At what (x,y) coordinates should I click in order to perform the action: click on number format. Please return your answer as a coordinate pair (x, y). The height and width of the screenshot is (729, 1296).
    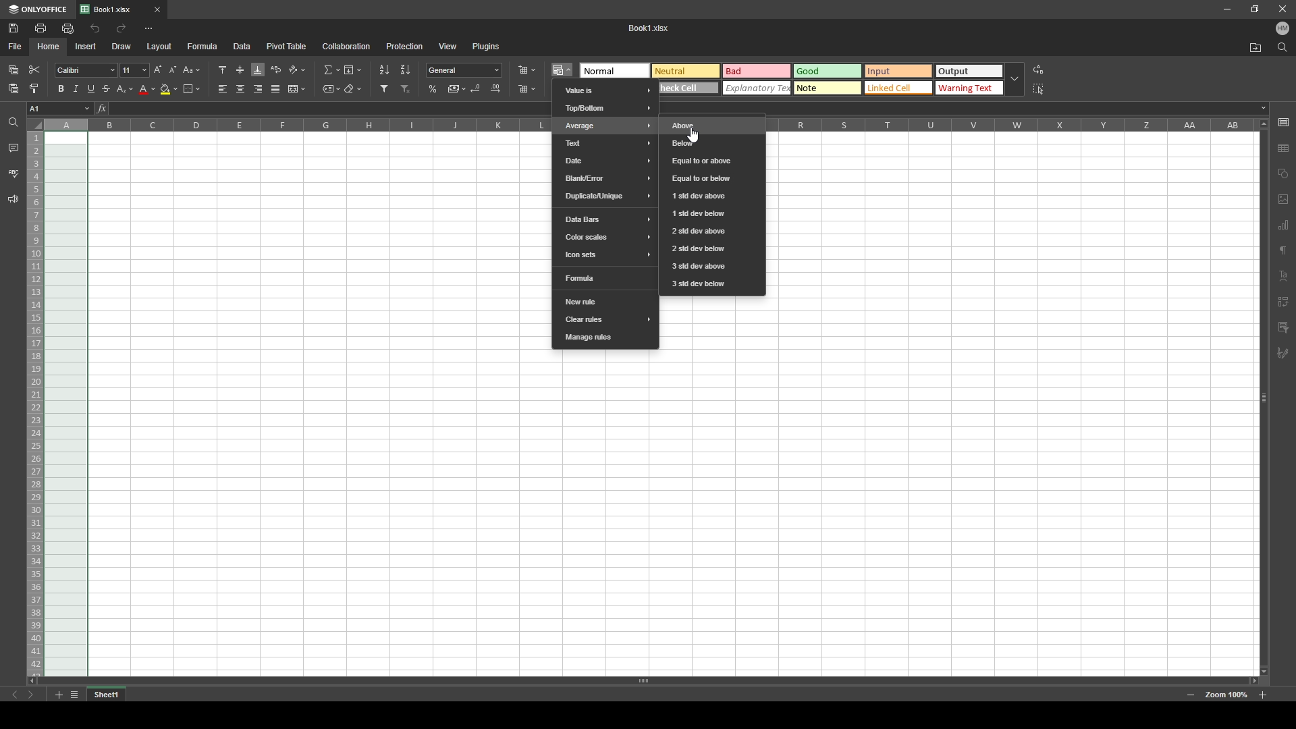
    Looking at the image, I should click on (464, 70).